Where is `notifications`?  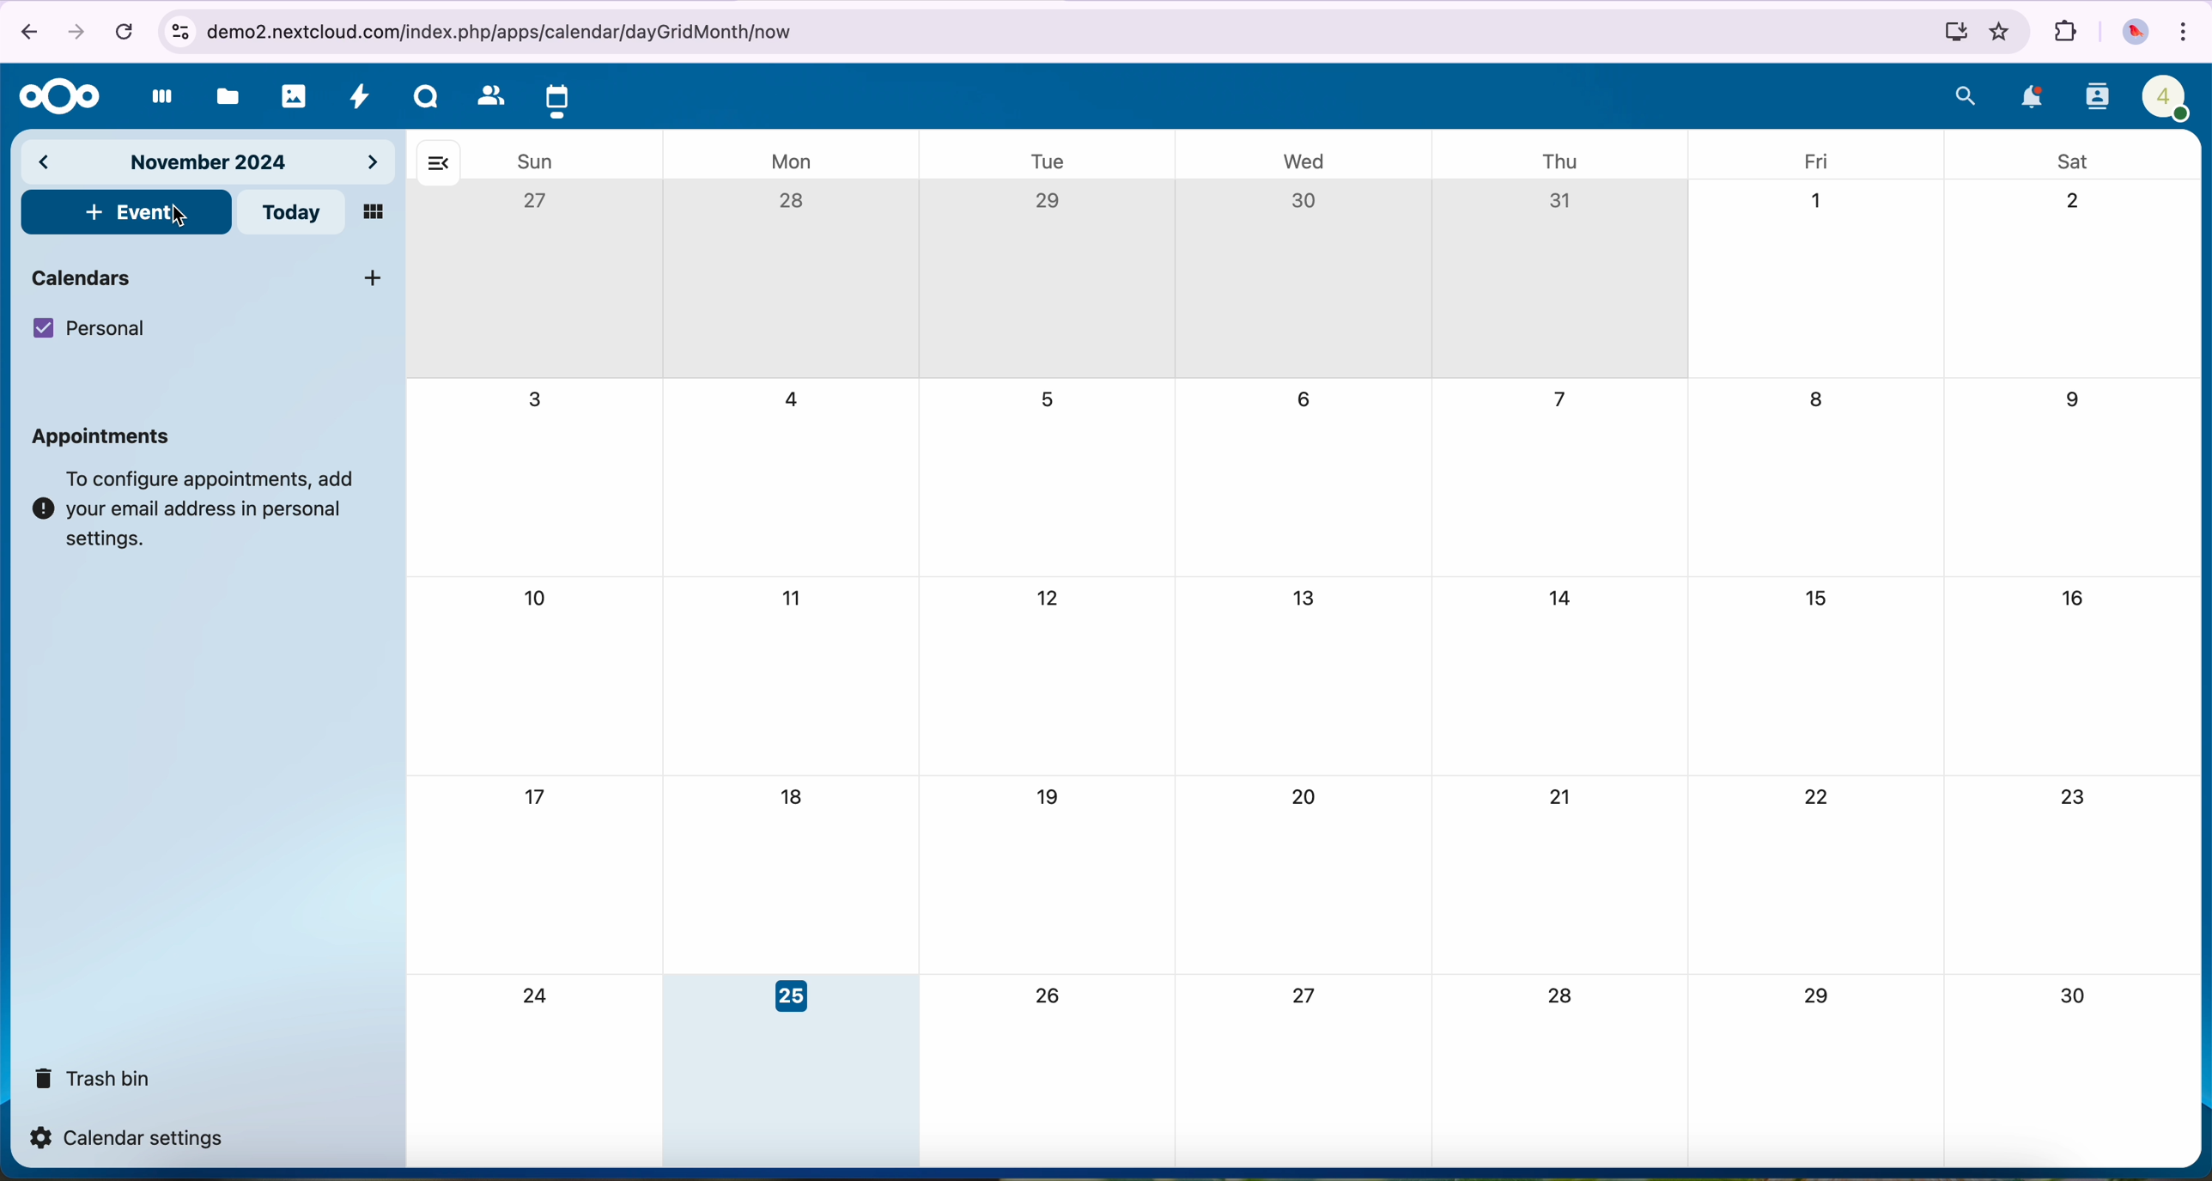
notifications is located at coordinates (2033, 99).